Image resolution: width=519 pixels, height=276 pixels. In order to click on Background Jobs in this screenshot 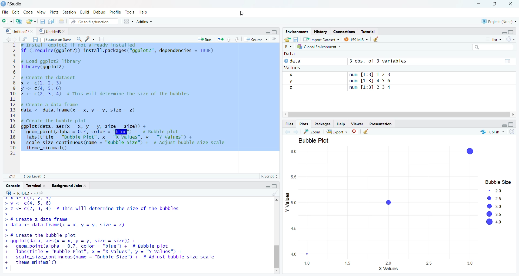, I will do `click(68, 185)`.